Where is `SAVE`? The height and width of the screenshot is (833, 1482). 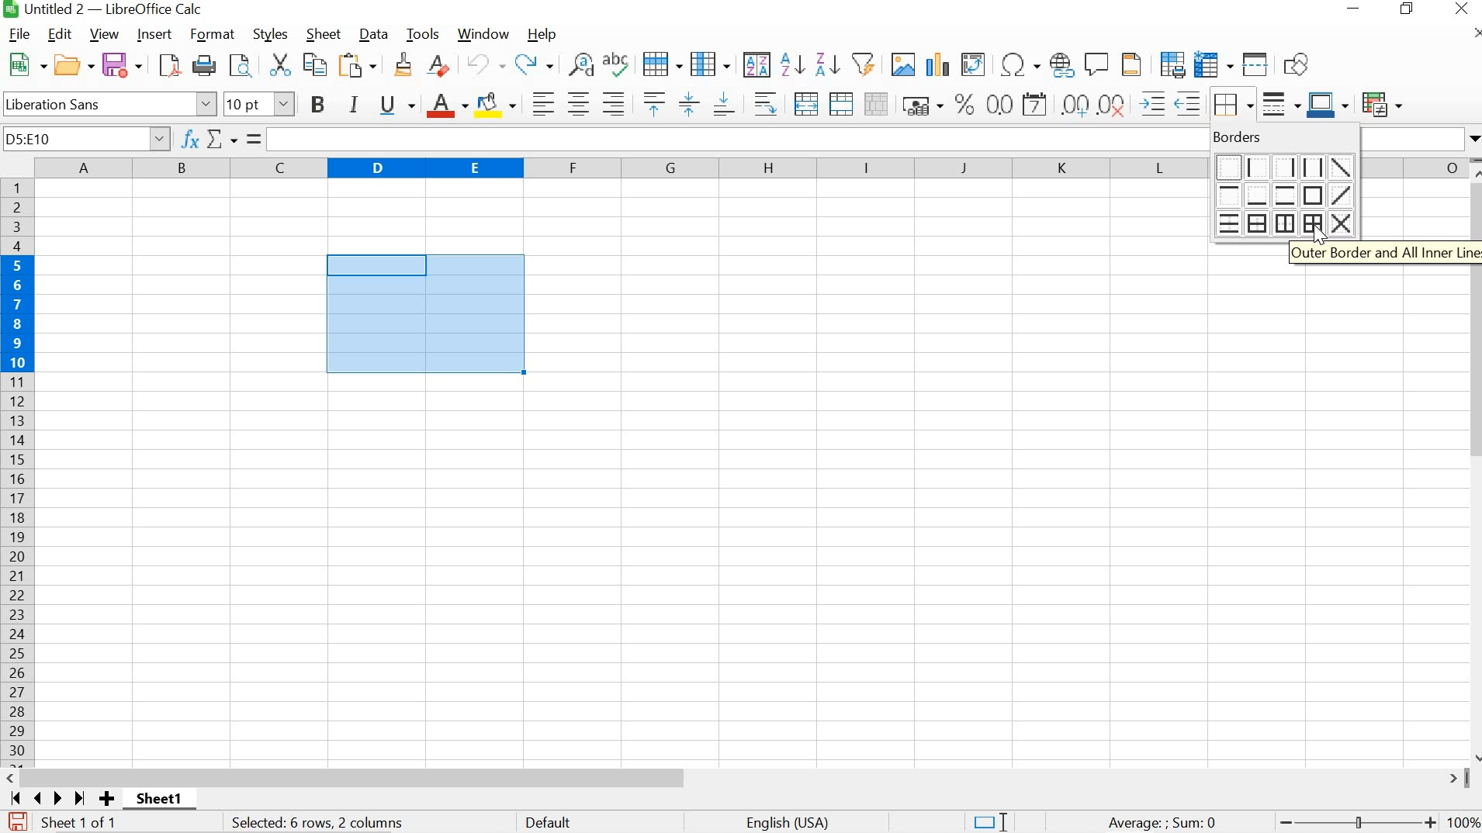
SAVE is located at coordinates (16, 821).